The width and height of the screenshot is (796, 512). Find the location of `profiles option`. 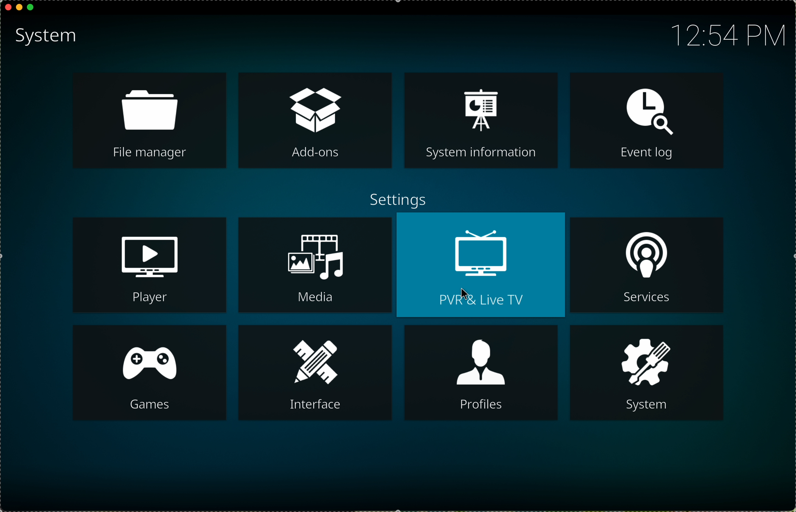

profiles option is located at coordinates (482, 373).